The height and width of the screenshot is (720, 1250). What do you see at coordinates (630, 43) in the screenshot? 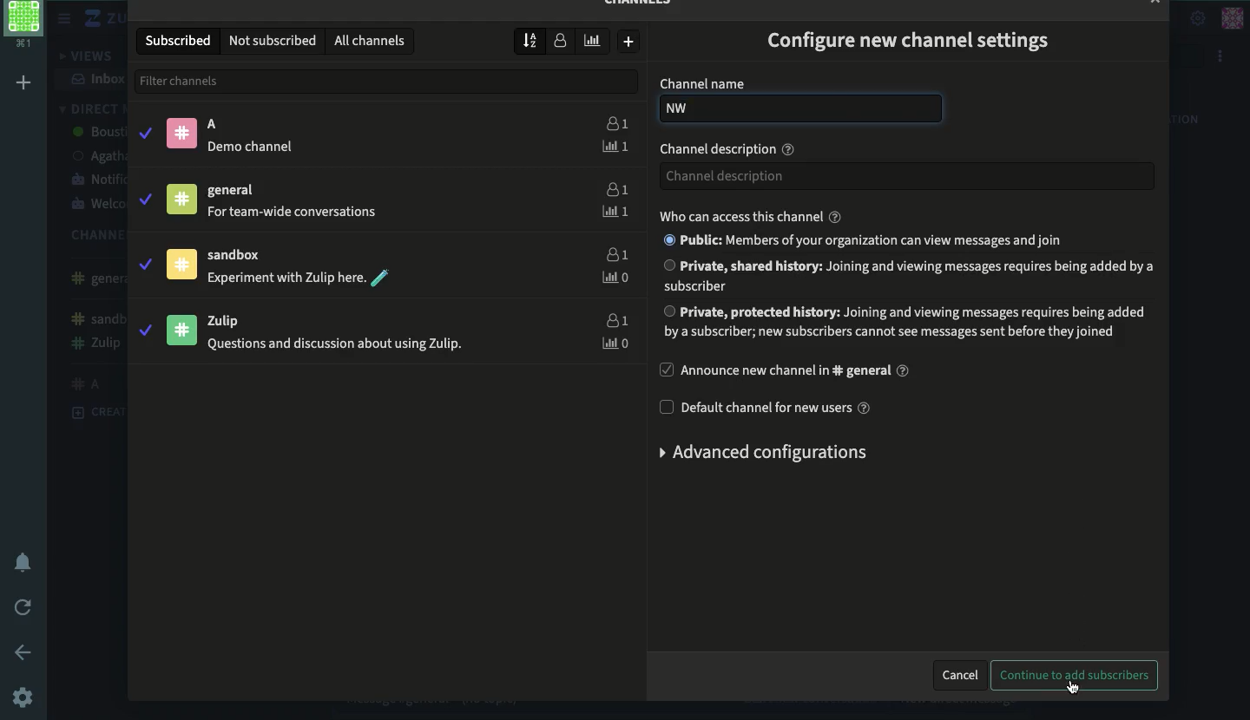
I see `create new channel` at bounding box center [630, 43].